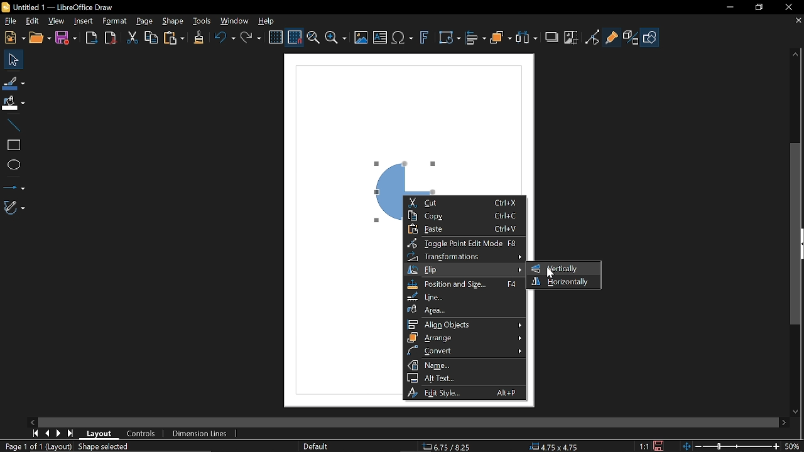 This screenshot has height=452, width=804. Describe the element at coordinates (782, 422) in the screenshot. I see `Move right` at that location.